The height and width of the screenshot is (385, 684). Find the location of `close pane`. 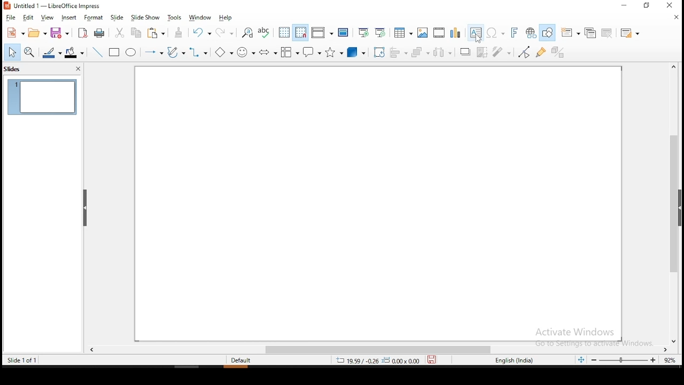

close pane is located at coordinates (80, 68).